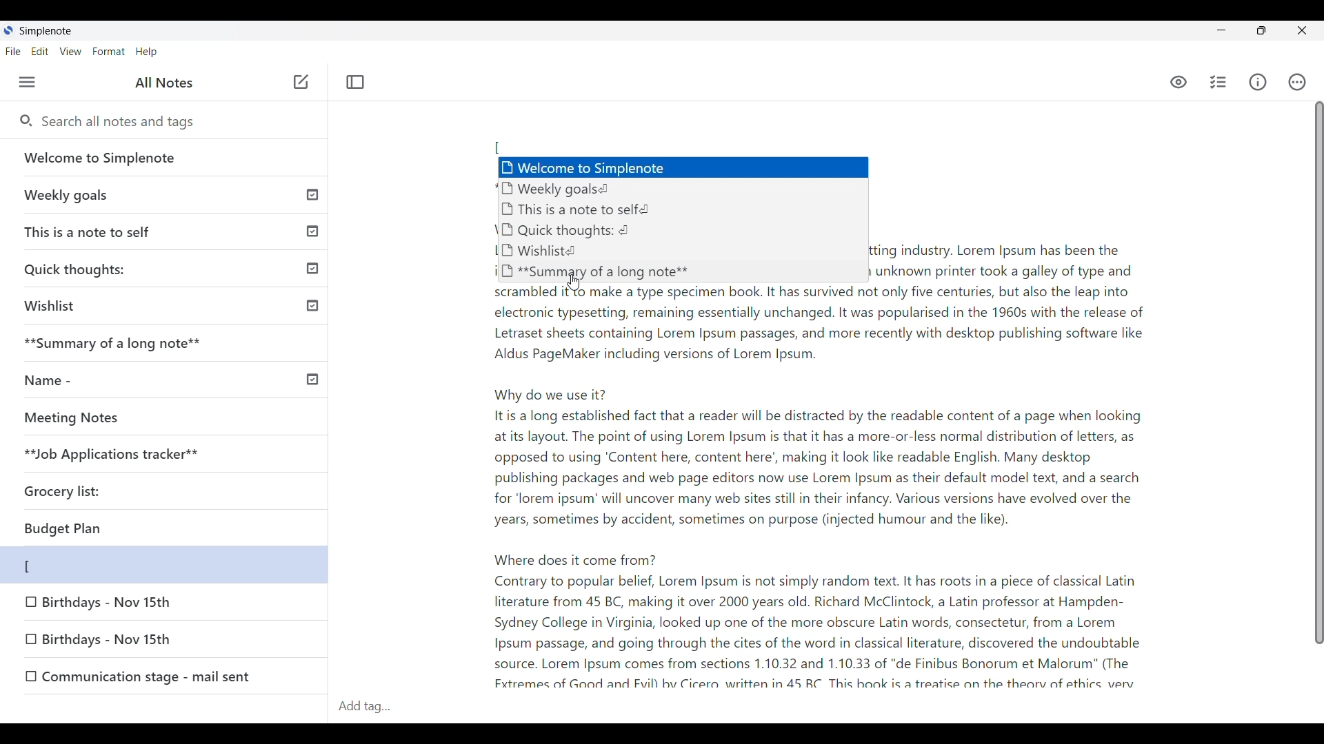  I want to click on Meeting notes, so click(140, 417).